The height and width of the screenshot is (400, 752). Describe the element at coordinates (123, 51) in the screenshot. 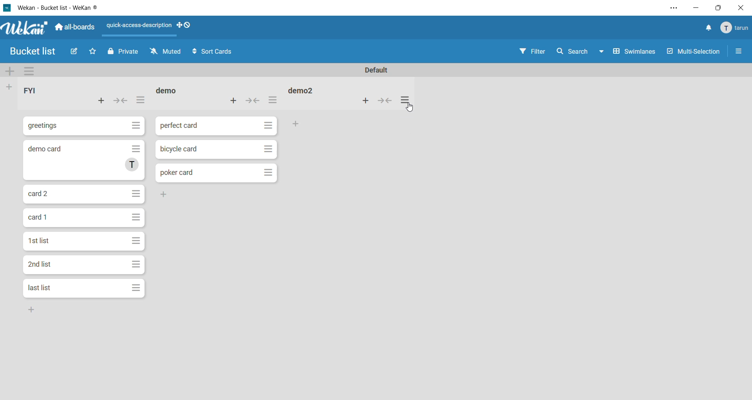

I see `Private` at that location.